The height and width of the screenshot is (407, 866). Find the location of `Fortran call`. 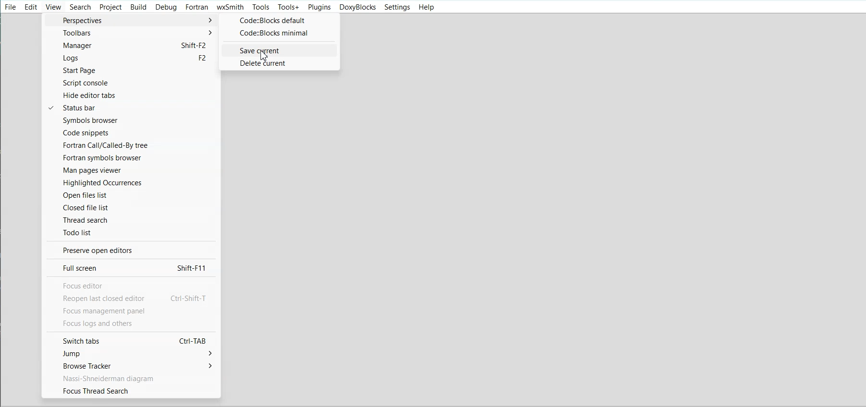

Fortran call is located at coordinates (131, 145).